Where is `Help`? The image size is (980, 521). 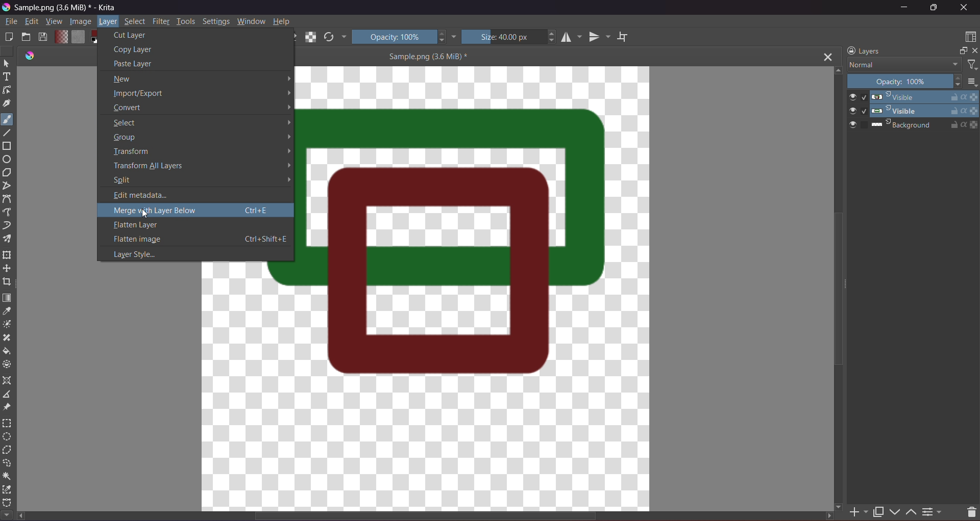
Help is located at coordinates (283, 21).